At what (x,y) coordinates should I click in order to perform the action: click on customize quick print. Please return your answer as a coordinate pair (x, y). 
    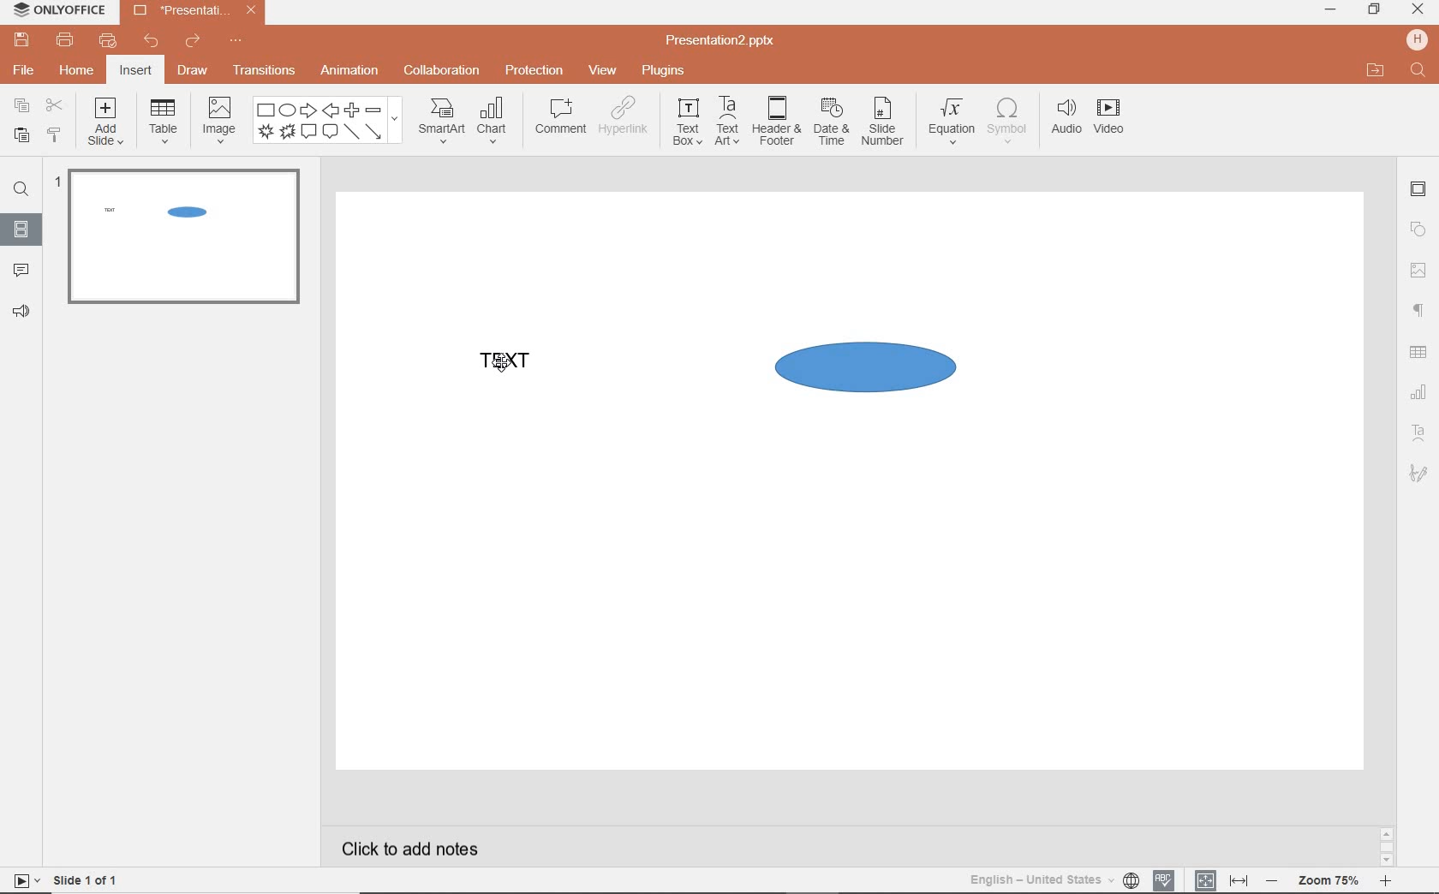
    Looking at the image, I should click on (105, 41).